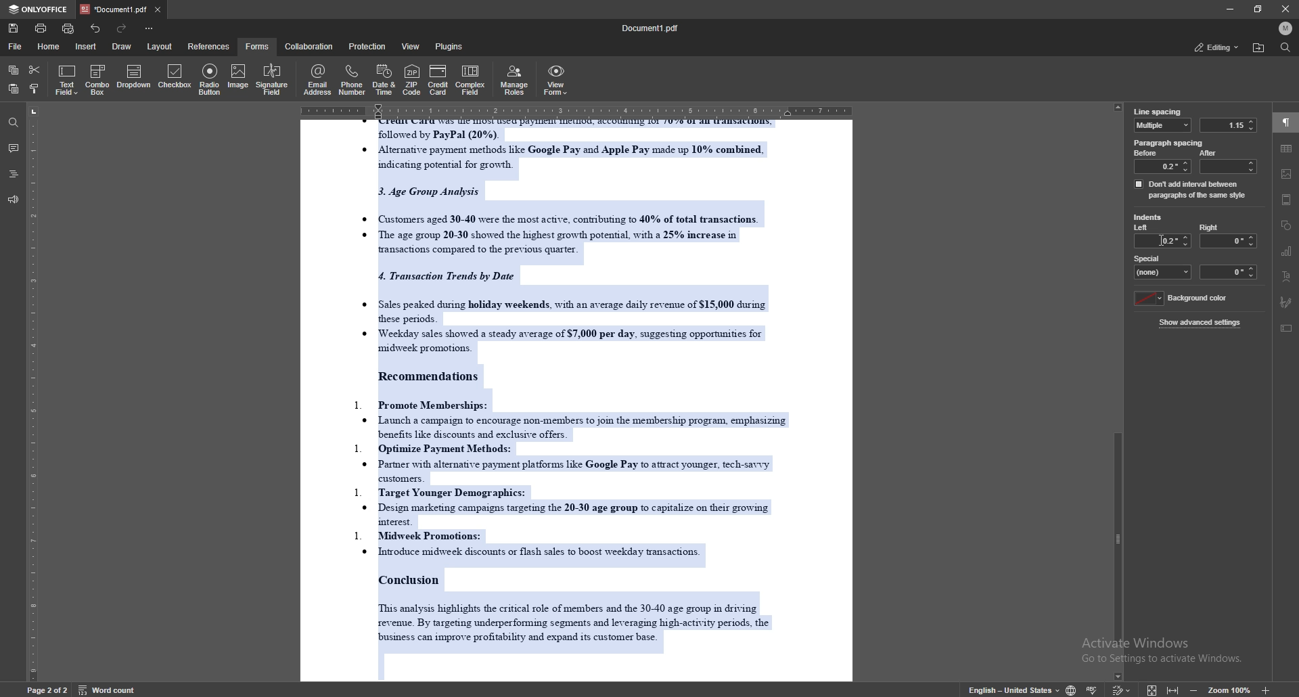 This screenshot has width=1299, height=697. What do you see at coordinates (1014, 689) in the screenshot?
I see `change text language` at bounding box center [1014, 689].